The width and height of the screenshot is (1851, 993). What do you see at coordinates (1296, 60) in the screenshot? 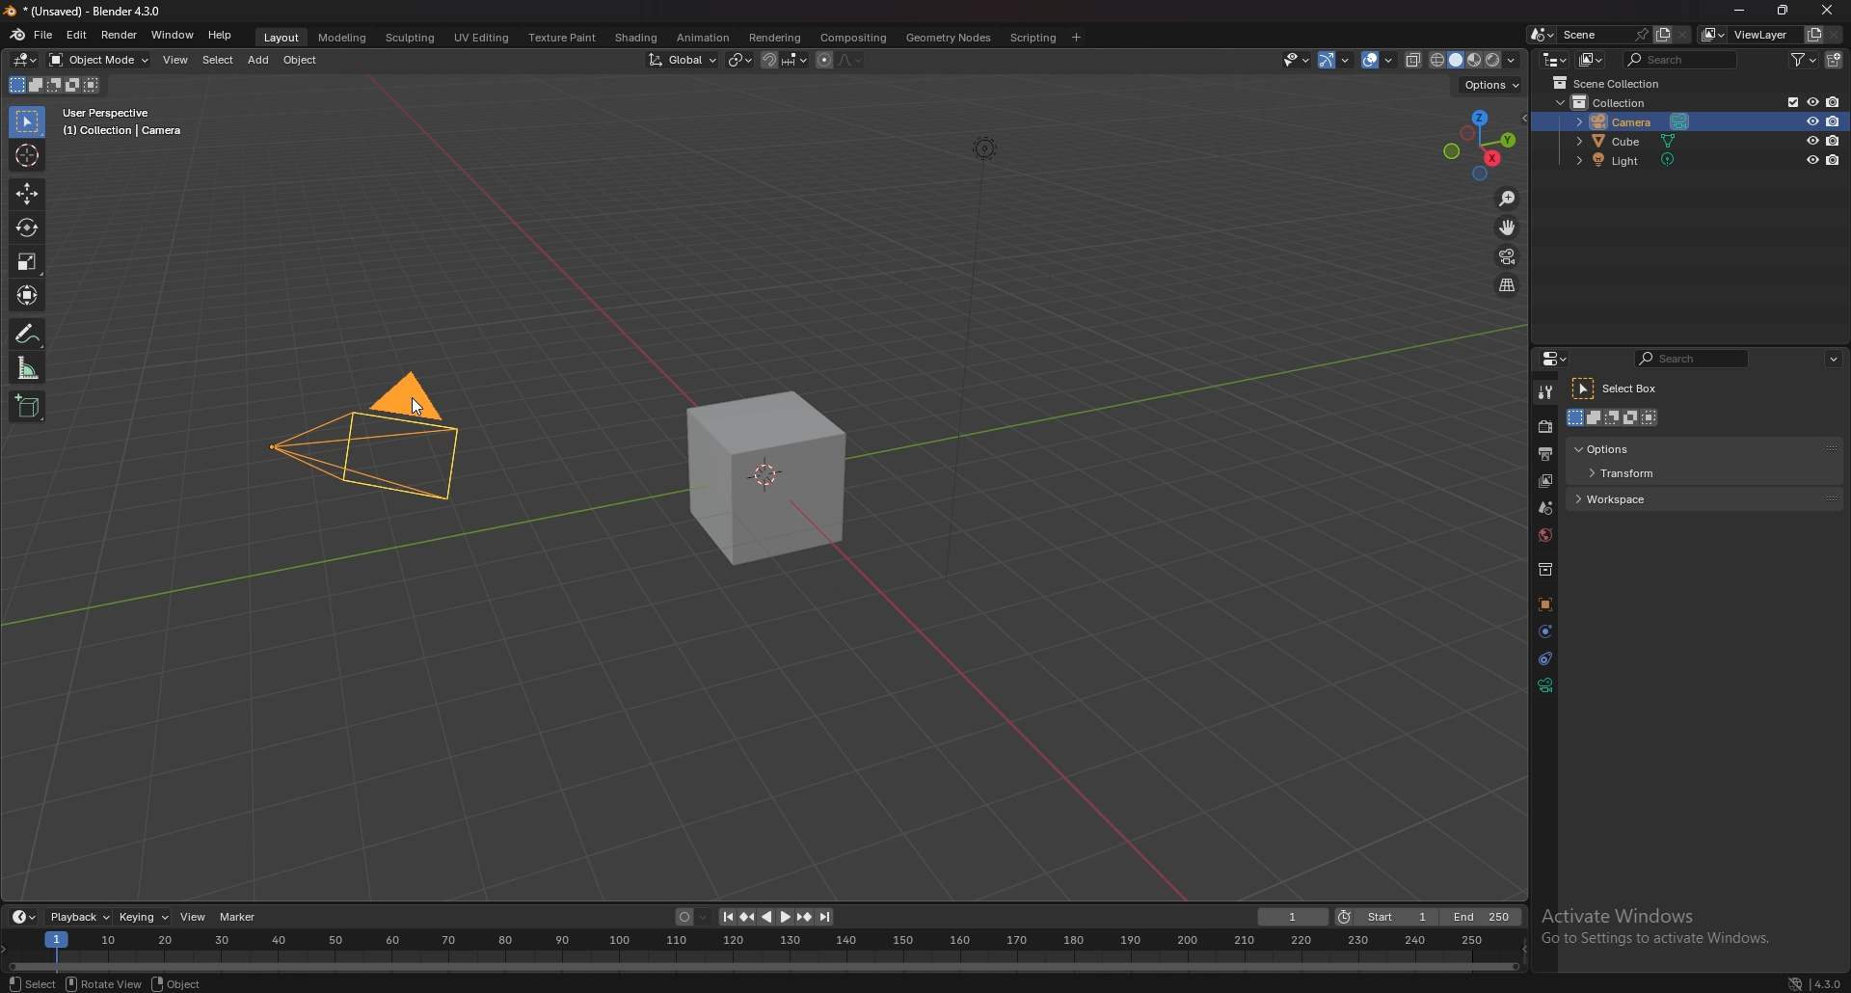
I see `selectibility and visibility` at bounding box center [1296, 60].